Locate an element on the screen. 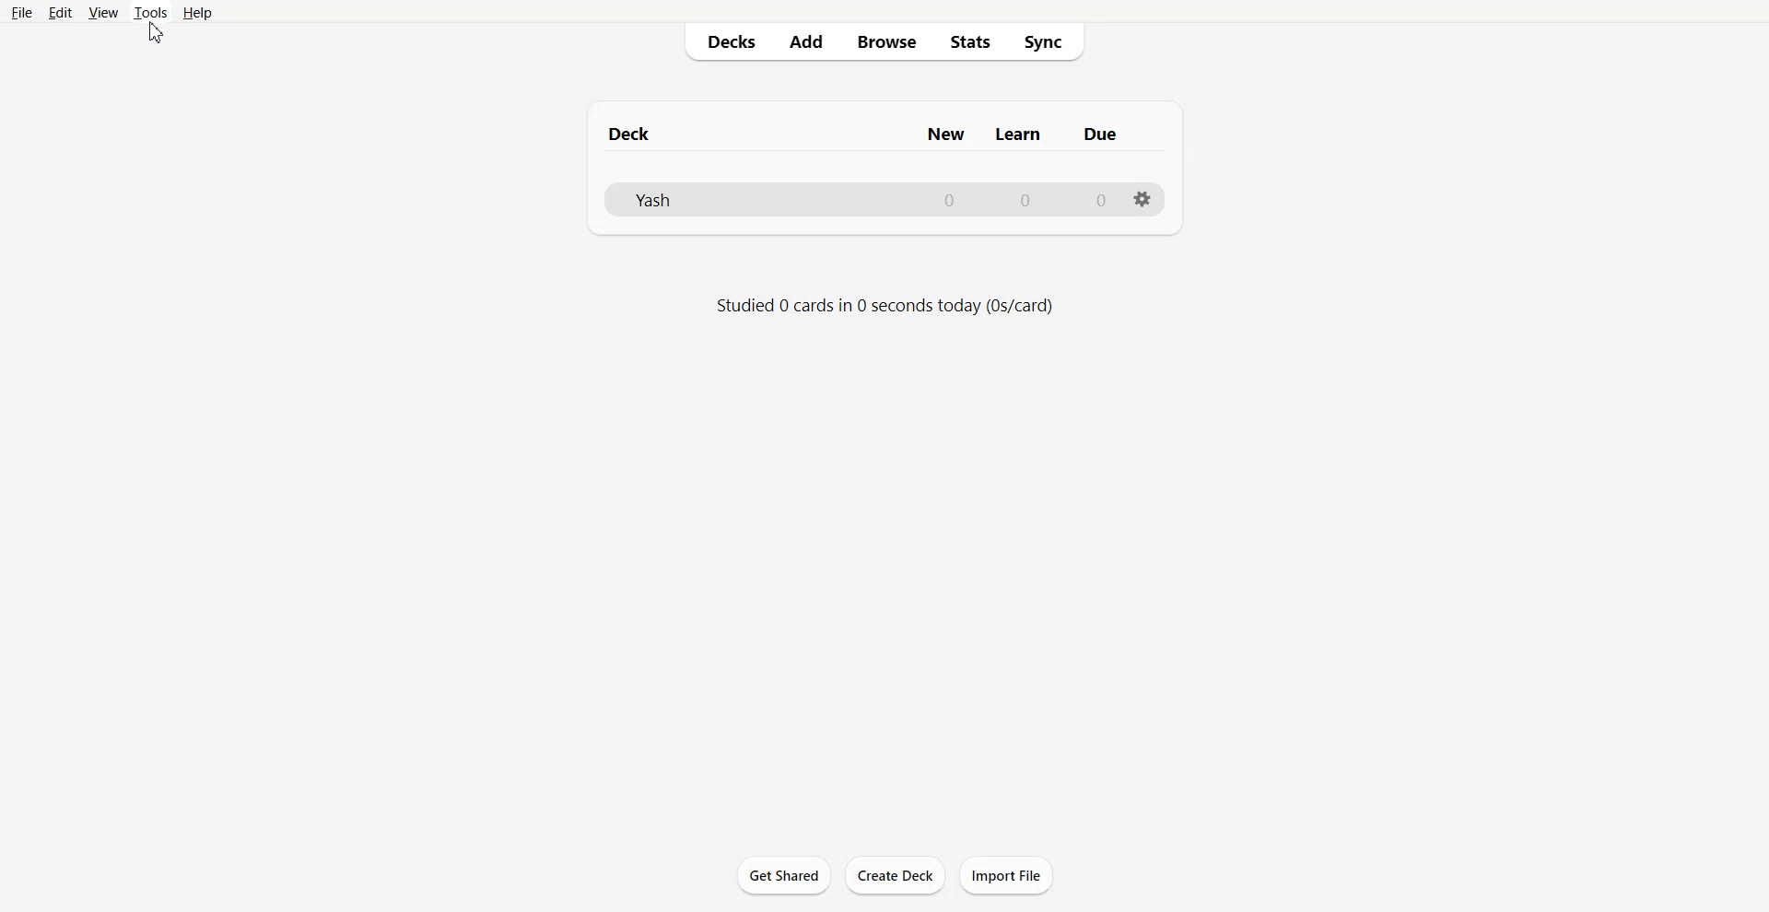 This screenshot has width=1769, height=912. Text 1 is located at coordinates (630, 134).